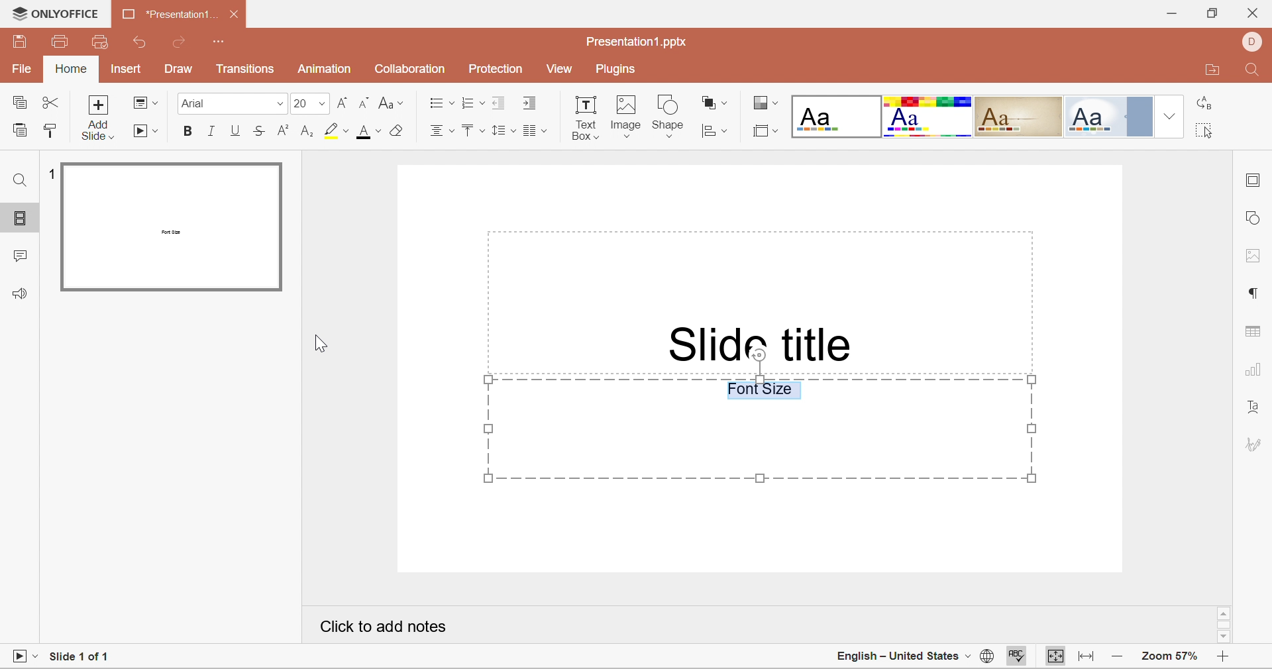  I want to click on Increase Indent, so click(532, 104).